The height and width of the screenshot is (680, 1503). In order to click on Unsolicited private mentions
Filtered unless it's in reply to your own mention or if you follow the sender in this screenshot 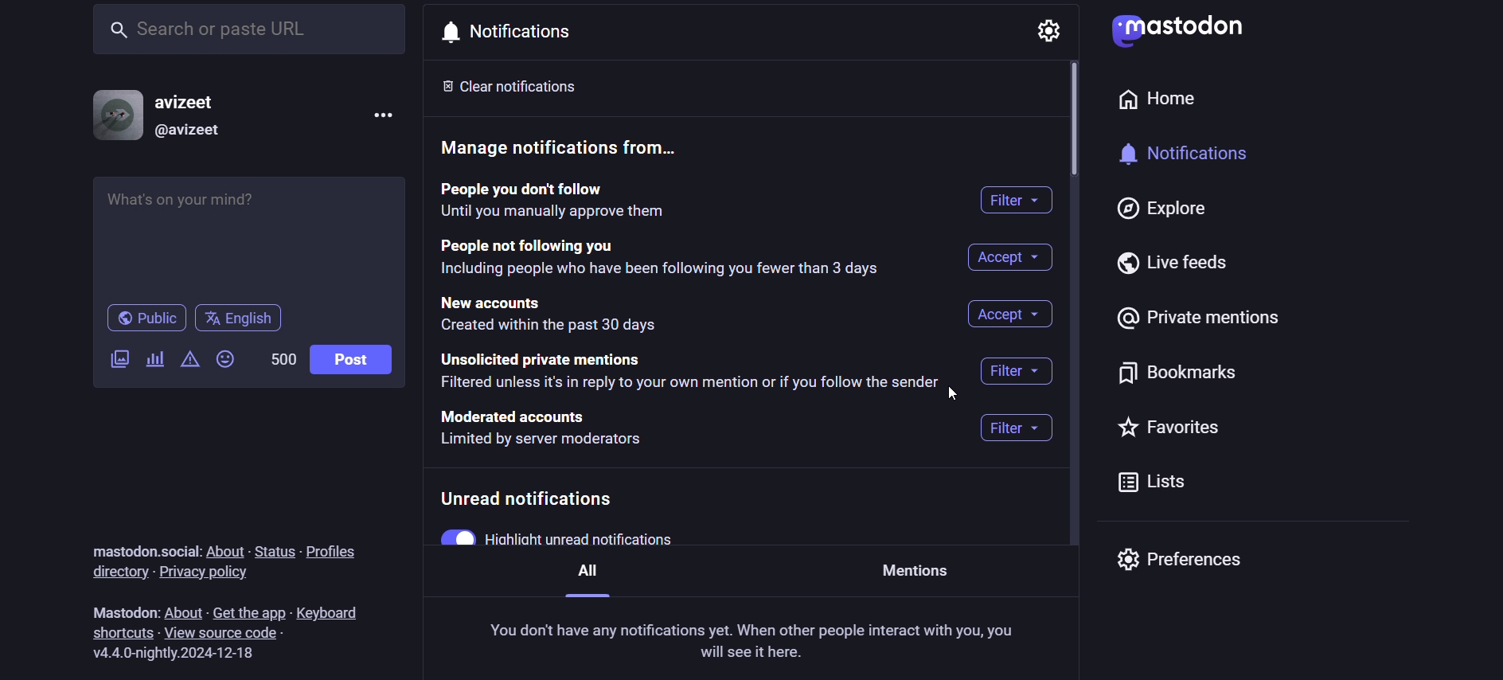, I will do `click(696, 373)`.